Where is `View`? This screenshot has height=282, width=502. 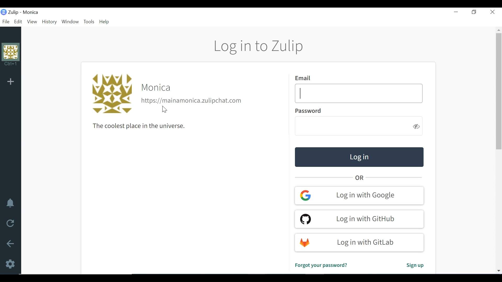 View is located at coordinates (32, 22).